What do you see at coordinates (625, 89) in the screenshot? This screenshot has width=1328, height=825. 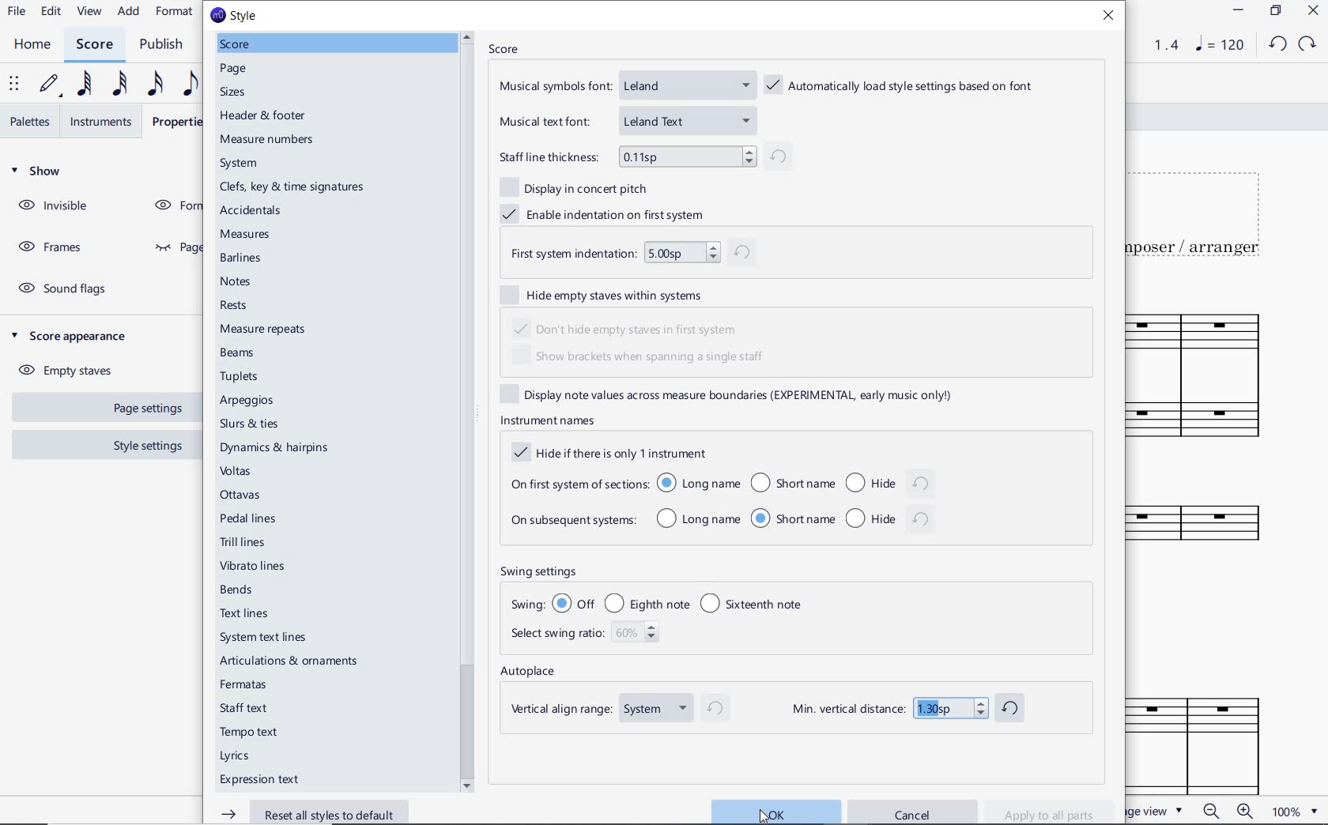 I see `MUSICAL SYMNBOLS FONT` at bounding box center [625, 89].